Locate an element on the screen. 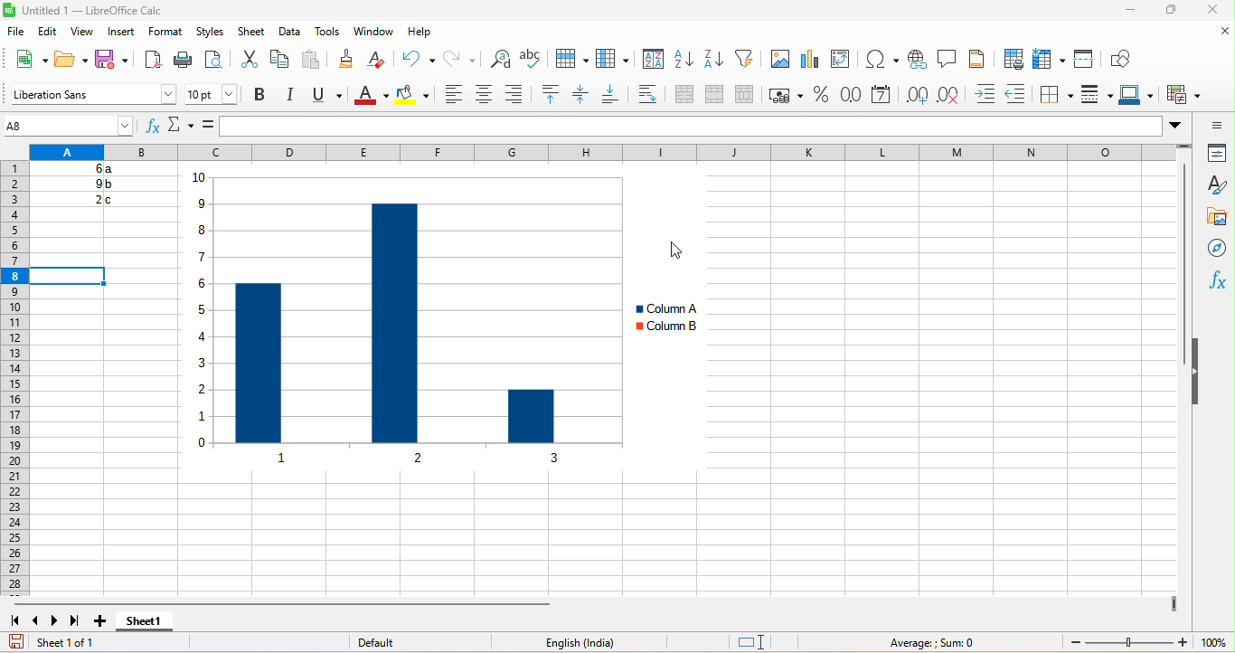  horizontal scroll bar is located at coordinates (295, 603).